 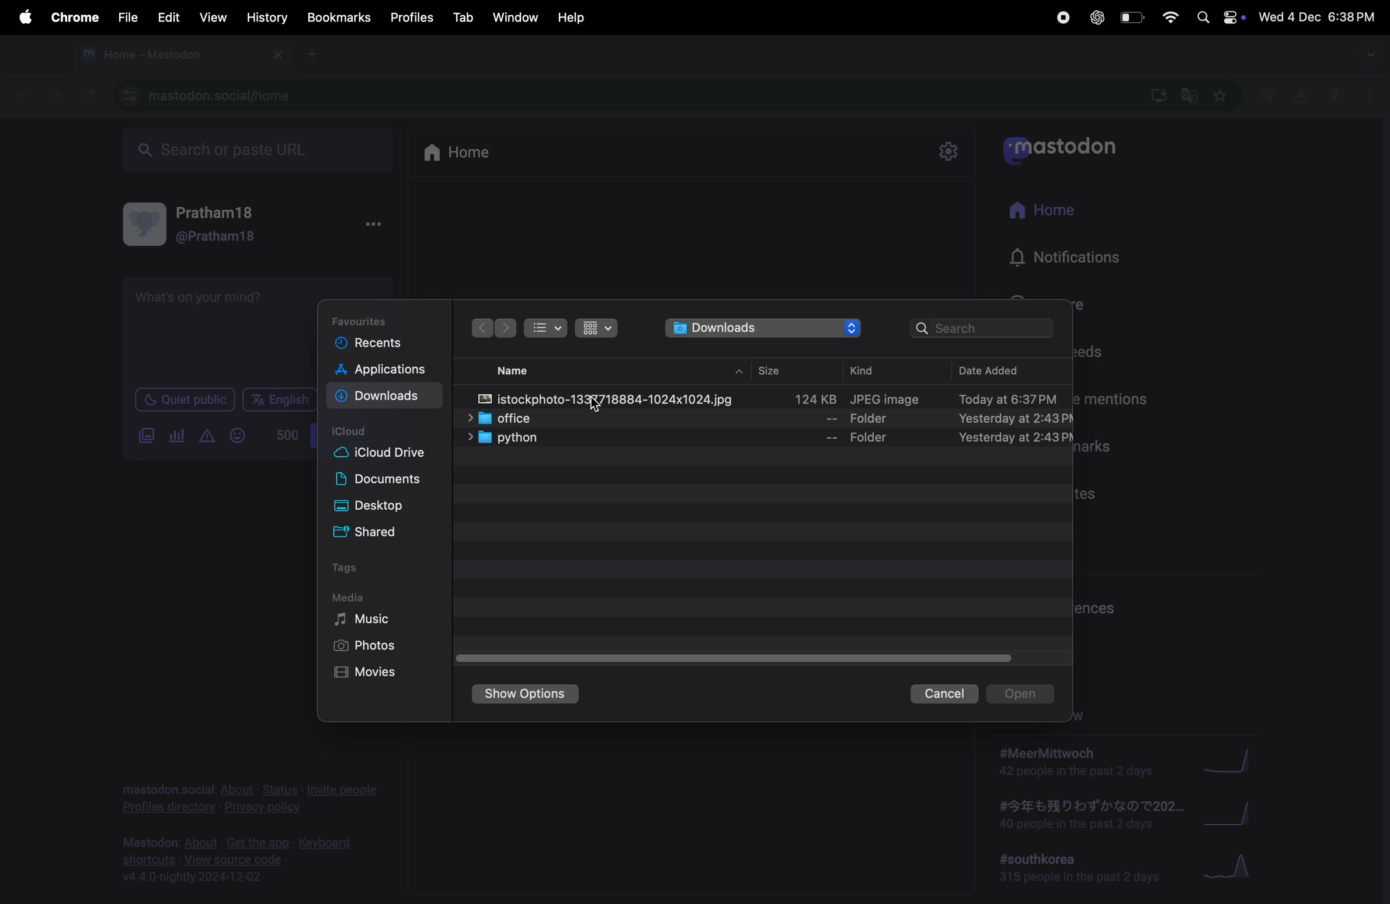 I want to click on office file, so click(x=774, y=418).